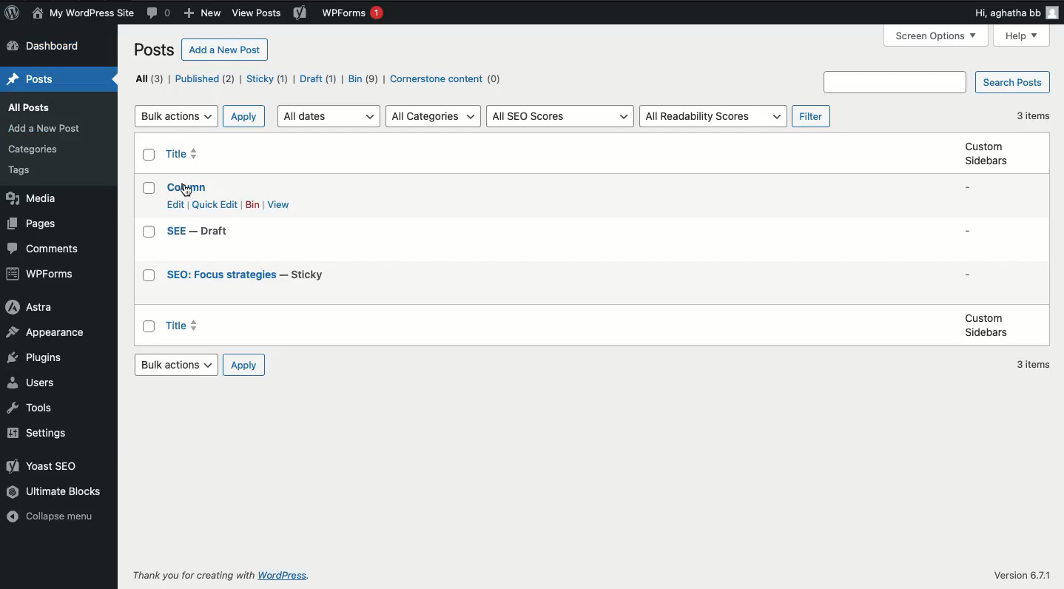 The height and width of the screenshot is (589, 1064). I want to click on Apply, so click(244, 366).